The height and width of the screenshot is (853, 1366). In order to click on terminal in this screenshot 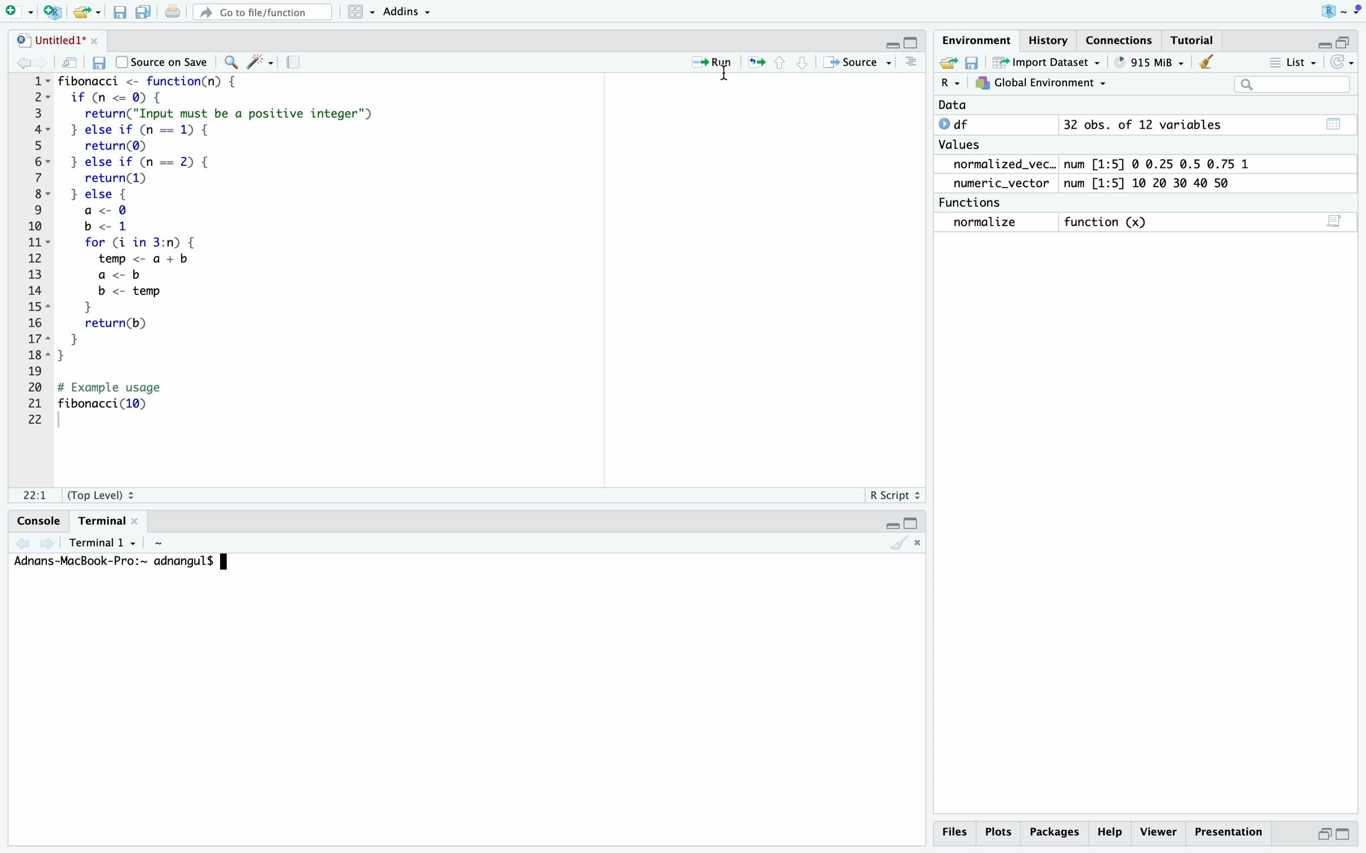, I will do `click(111, 520)`.